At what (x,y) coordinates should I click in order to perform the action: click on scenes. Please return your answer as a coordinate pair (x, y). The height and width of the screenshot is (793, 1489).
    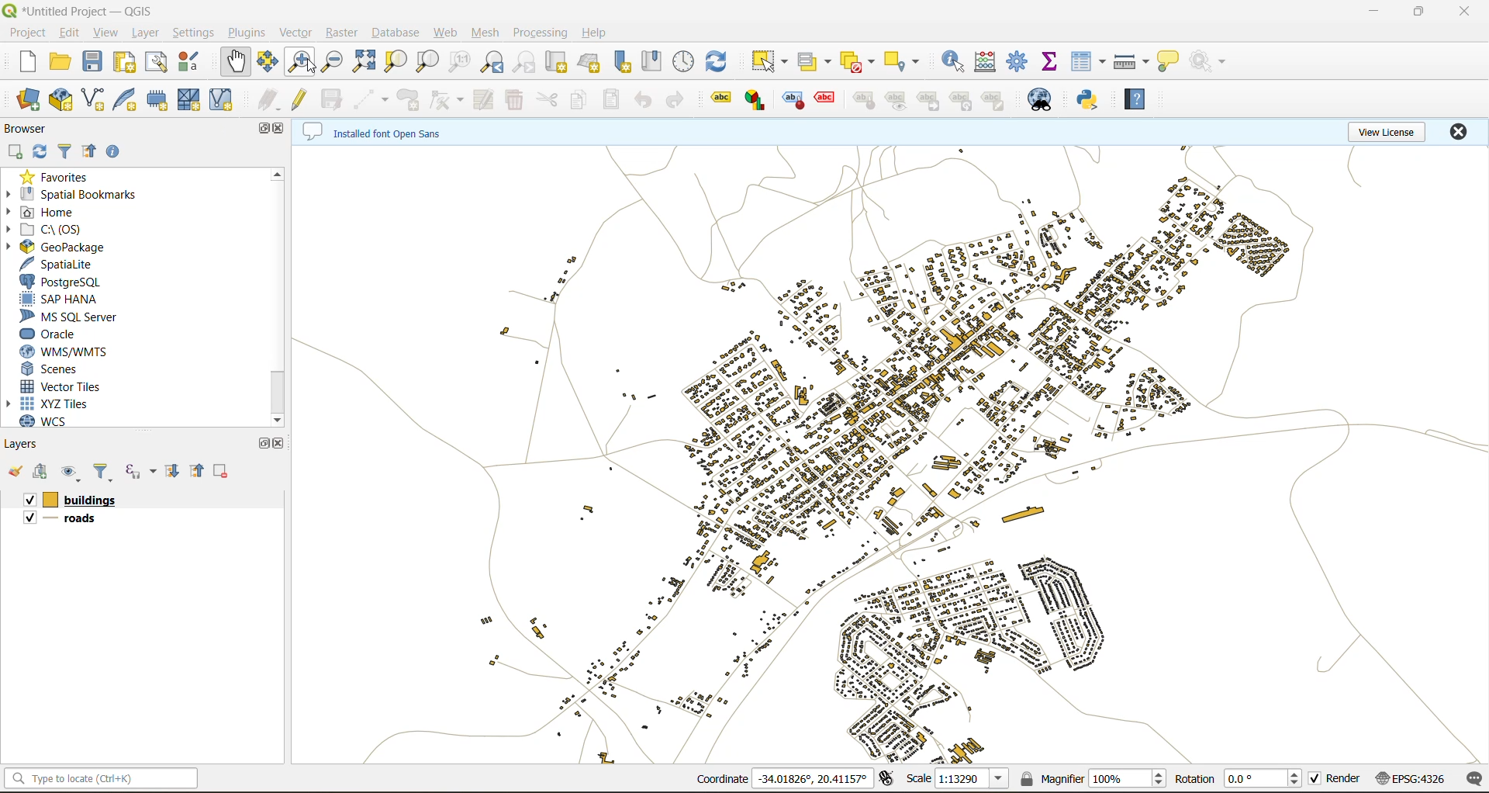
    Looking at the image, I should click on (54, 370).